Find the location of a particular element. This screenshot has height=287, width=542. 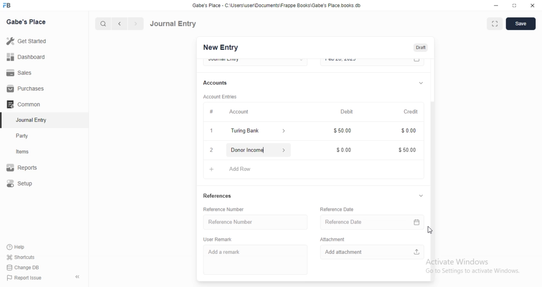

‘Account Entries. is located at coordinates (221, 98).